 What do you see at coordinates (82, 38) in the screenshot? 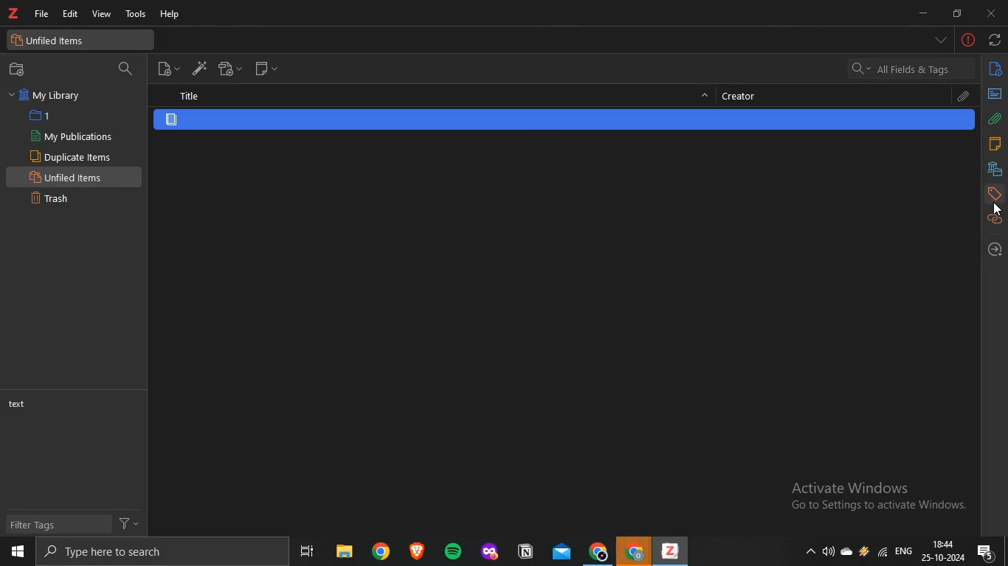
I see `unfiled items` at bounding box center [82, 38].